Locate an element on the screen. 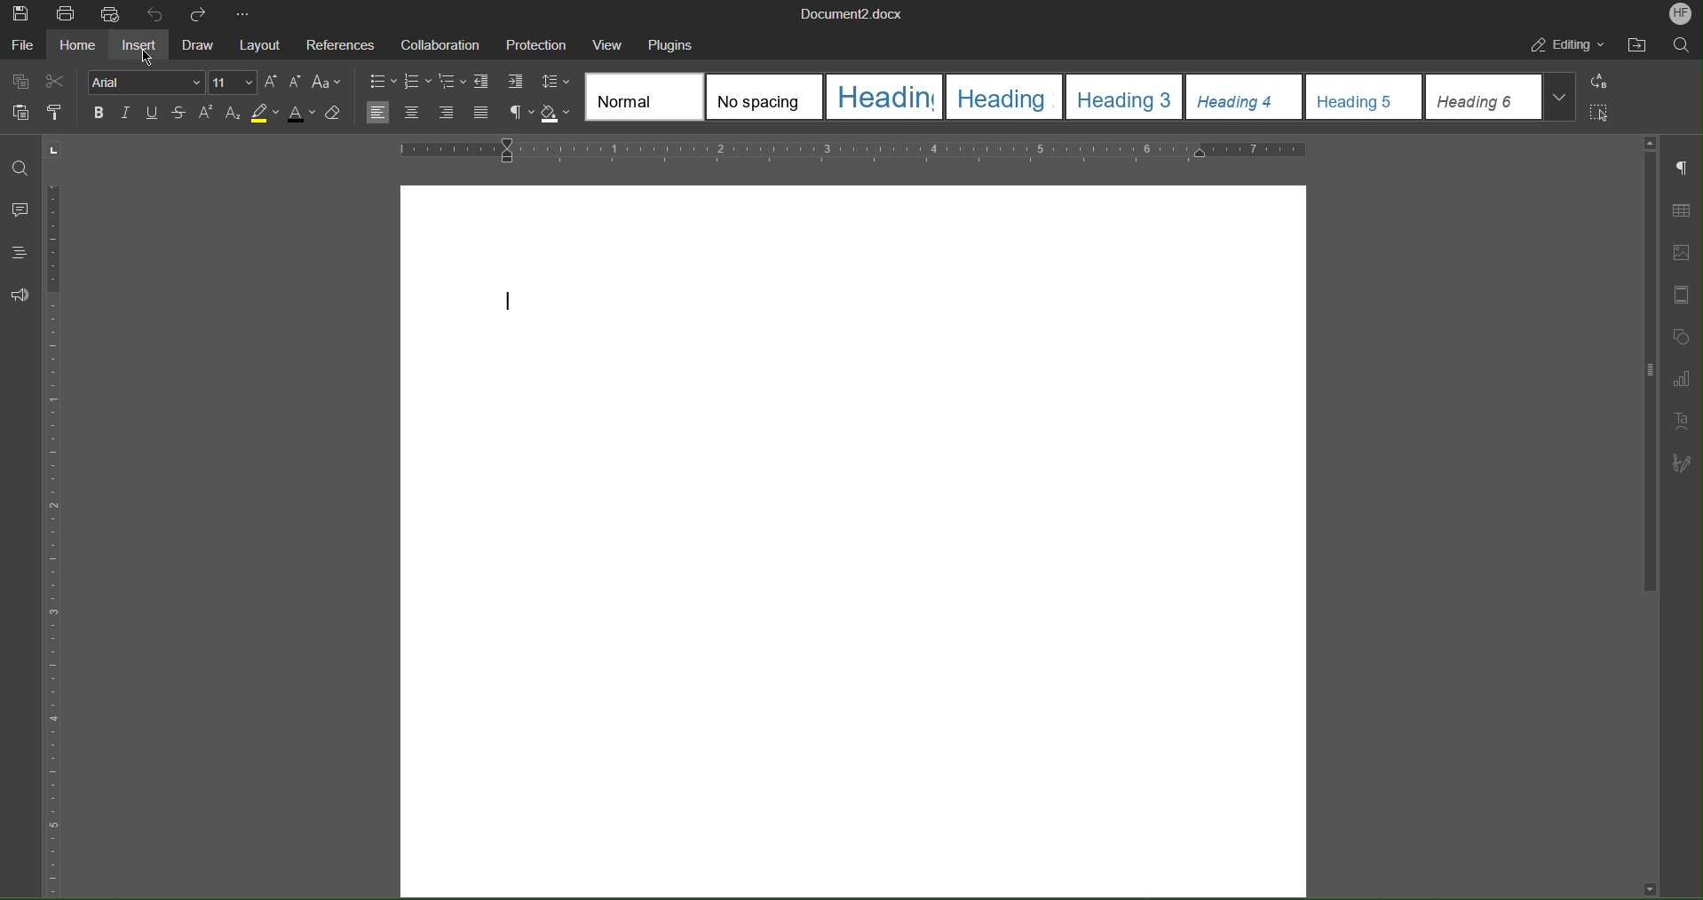 This screenshot has width=1703, height=900. Insert Image is located at coordinates (1678, 253).